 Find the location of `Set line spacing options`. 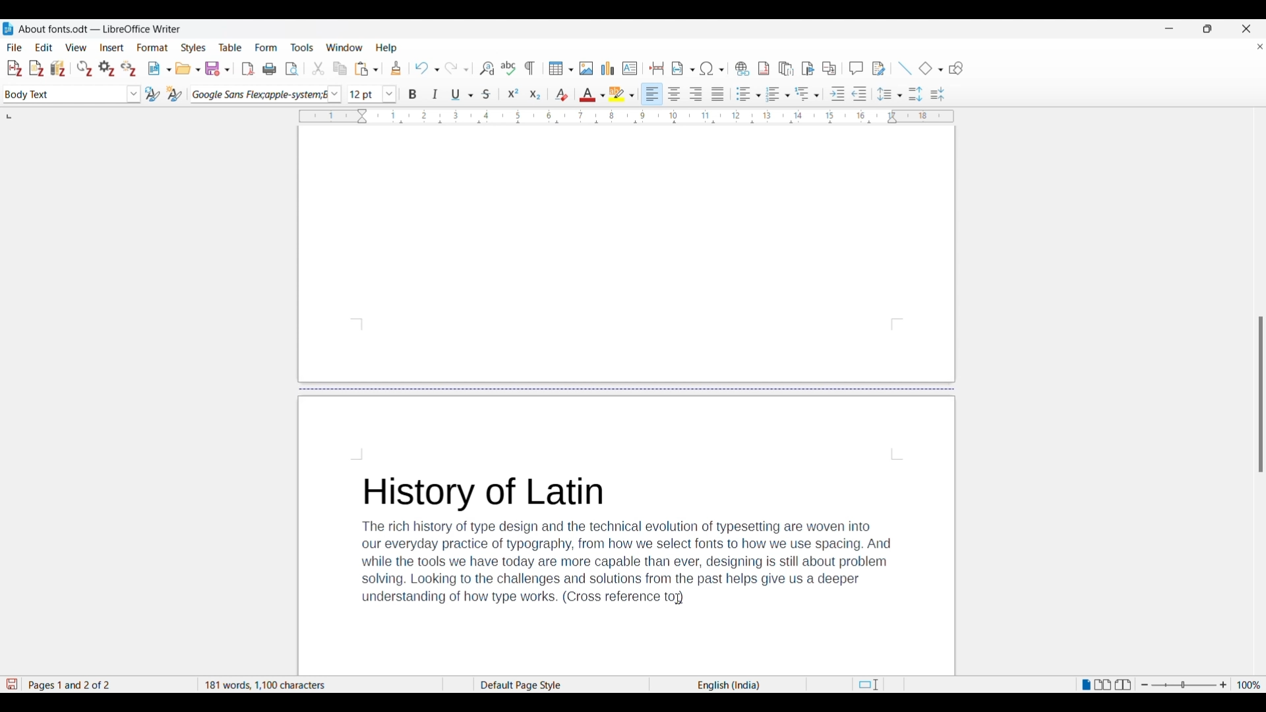

Set line spacing options is located at coordinates (889, 94).